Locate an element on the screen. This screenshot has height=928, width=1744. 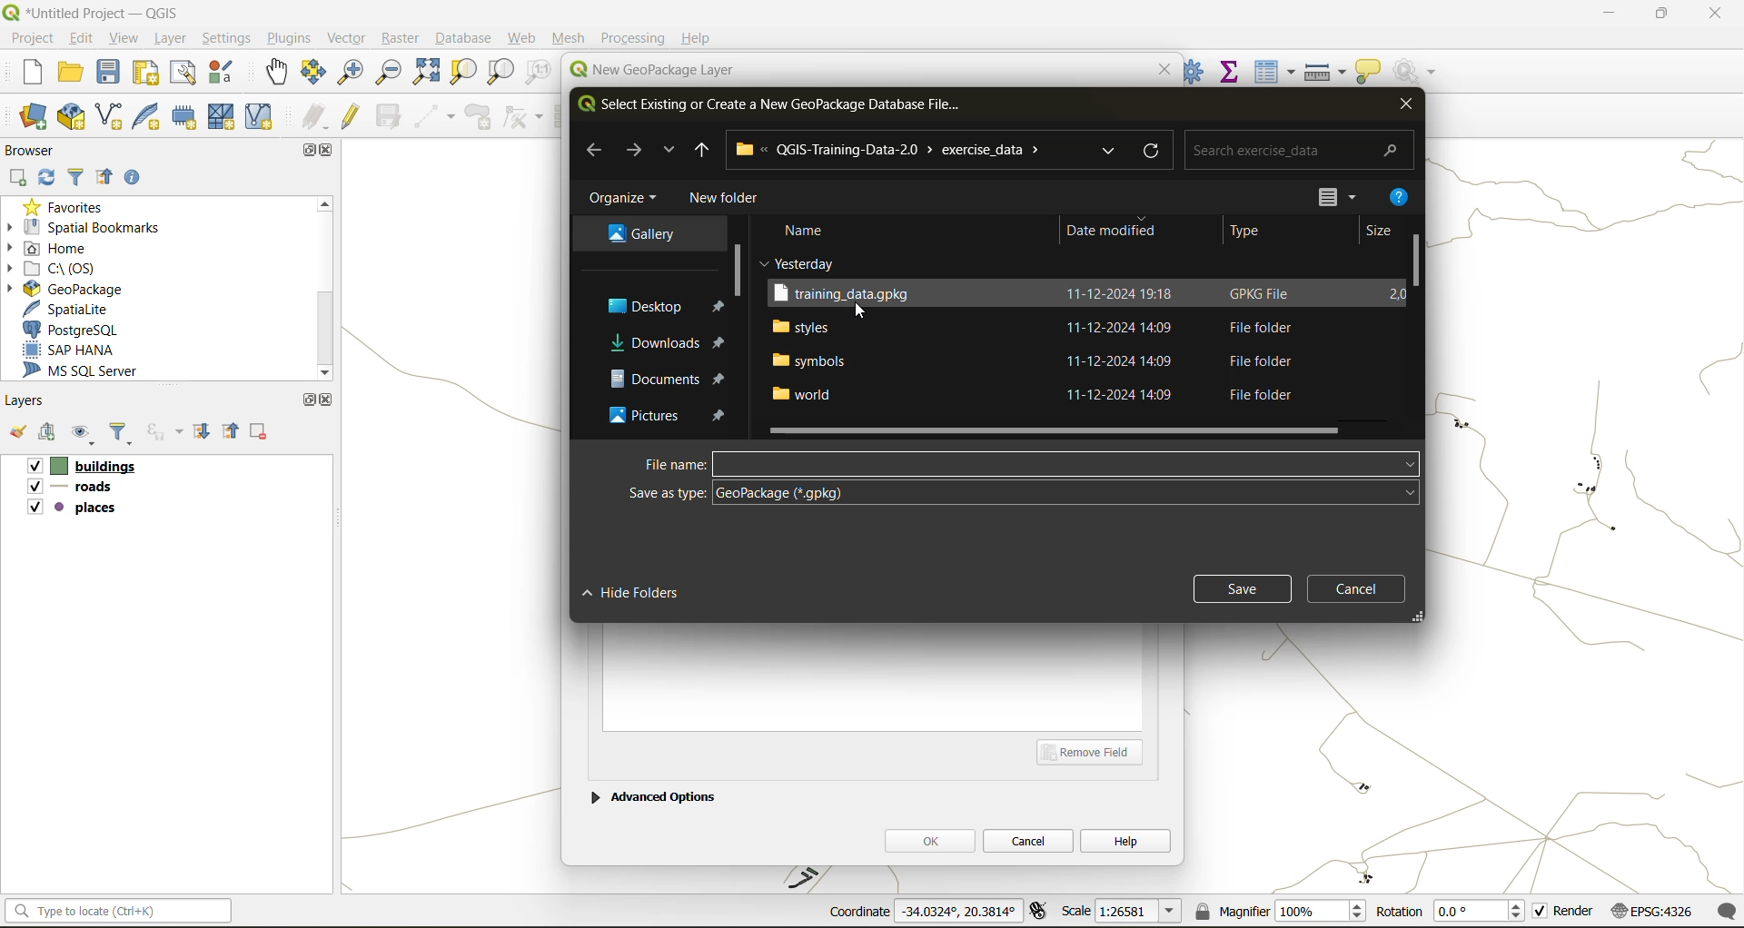
browser is located at coordinates (36, 150).